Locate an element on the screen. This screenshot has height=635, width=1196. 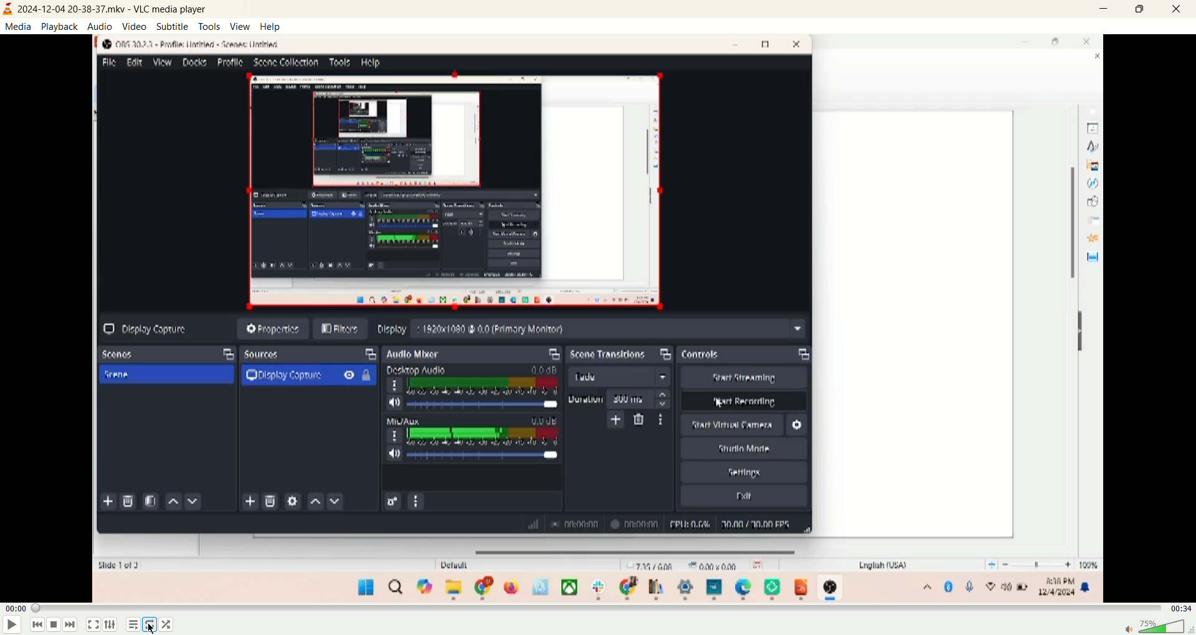
help is located at coordinates (271, 27).